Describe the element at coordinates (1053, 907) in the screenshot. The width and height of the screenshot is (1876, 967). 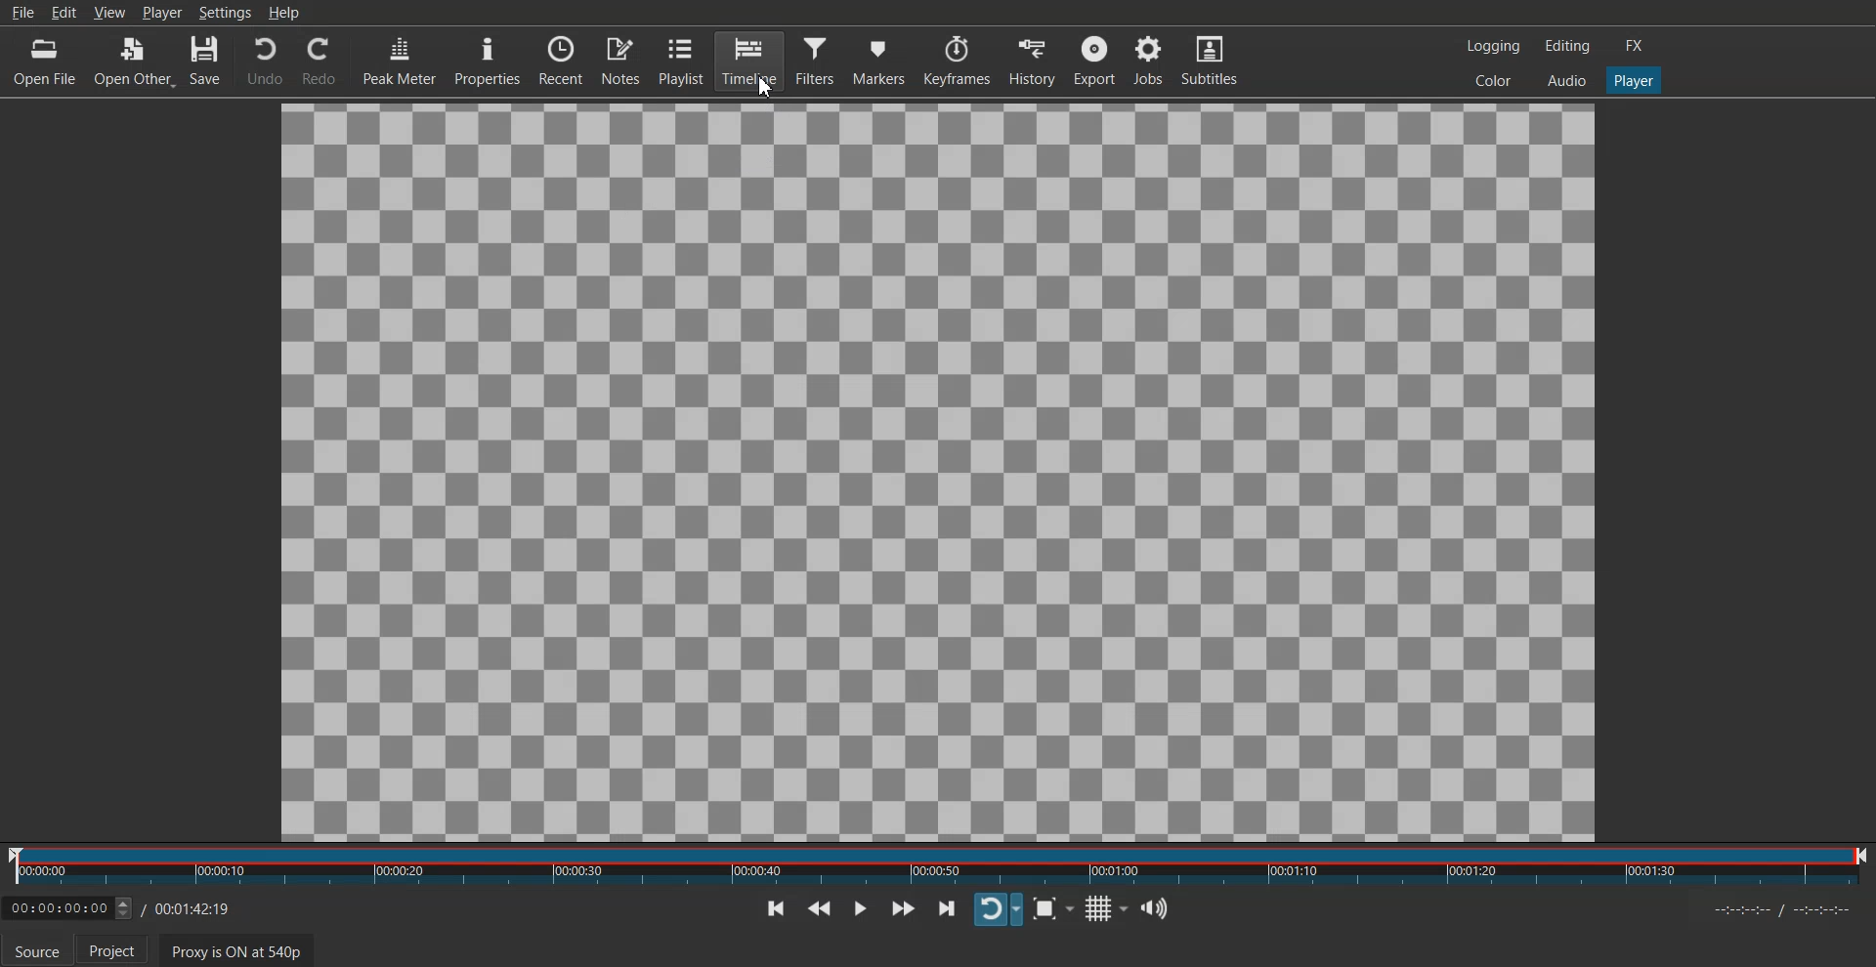
I see `Toggle Zoom` at that location.